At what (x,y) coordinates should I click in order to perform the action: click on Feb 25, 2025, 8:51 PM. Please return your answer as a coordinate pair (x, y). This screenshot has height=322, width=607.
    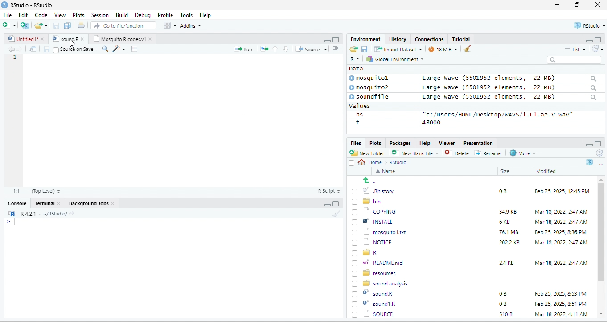
    Looking at the image, I should click on (561, 294).